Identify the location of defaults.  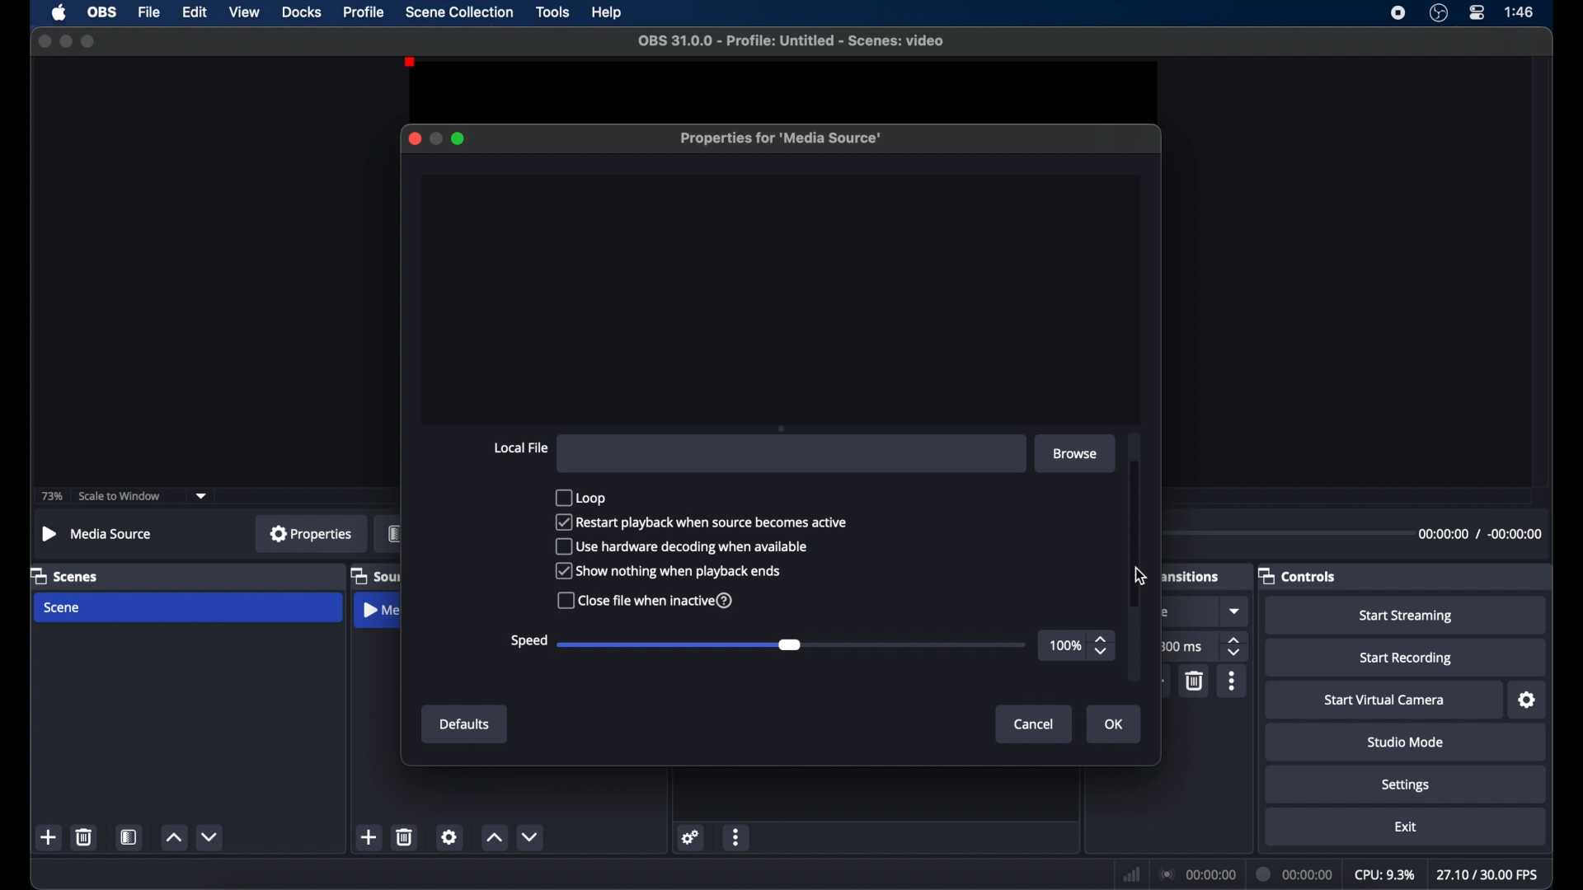
(465, 724).